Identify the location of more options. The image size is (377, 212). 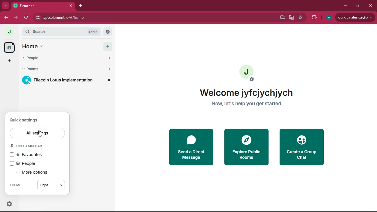
(40, 172).